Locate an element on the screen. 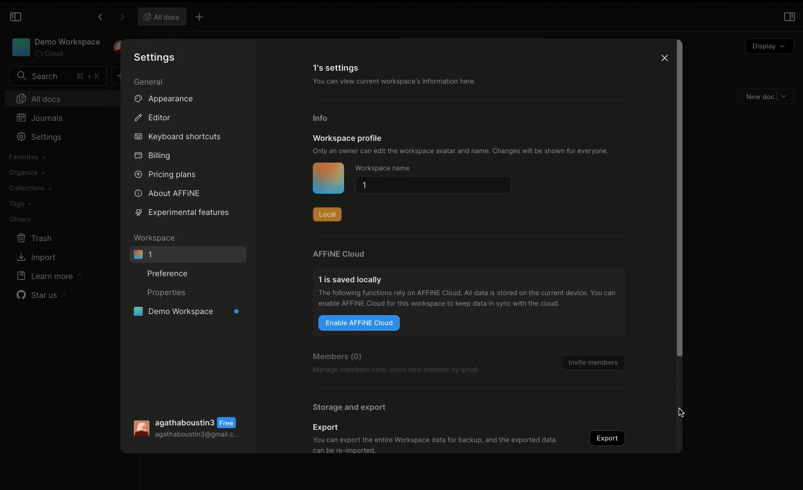 The height and width of the screenshot is (490, 803). Forward is located at coordinates (120, 17).